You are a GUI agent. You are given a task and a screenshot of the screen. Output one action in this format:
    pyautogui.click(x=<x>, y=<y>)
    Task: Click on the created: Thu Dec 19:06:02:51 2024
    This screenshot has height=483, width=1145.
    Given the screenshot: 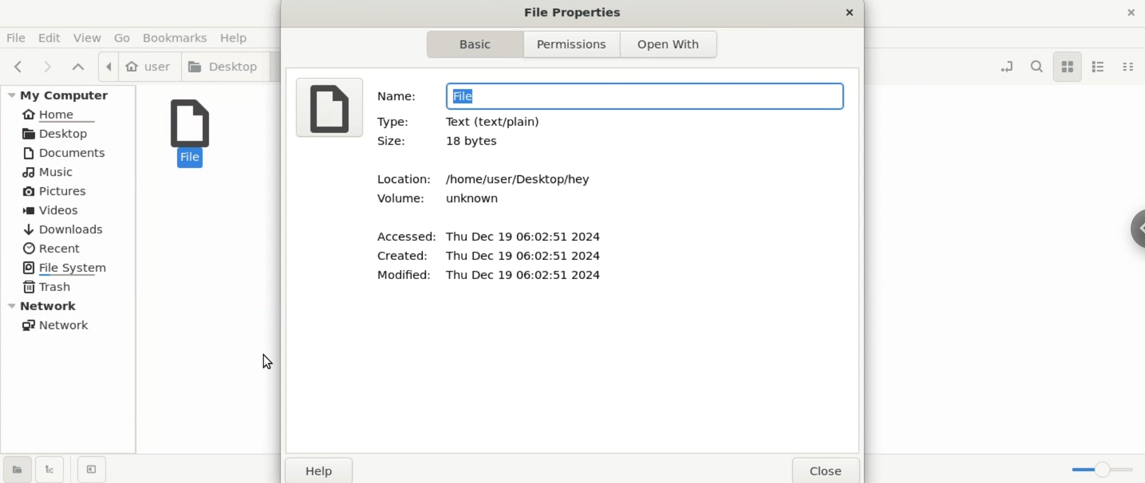 What is the action you would take?
    pyautogui.click(x=487, y=256)
    